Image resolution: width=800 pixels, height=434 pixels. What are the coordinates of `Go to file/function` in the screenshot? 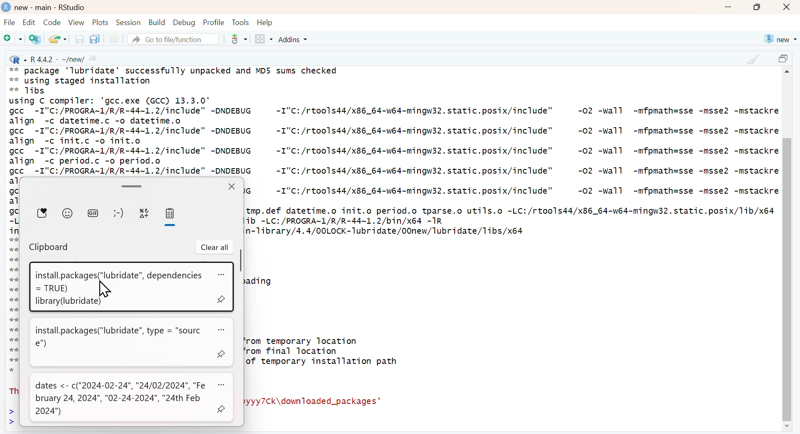 It's located at (172, 39).